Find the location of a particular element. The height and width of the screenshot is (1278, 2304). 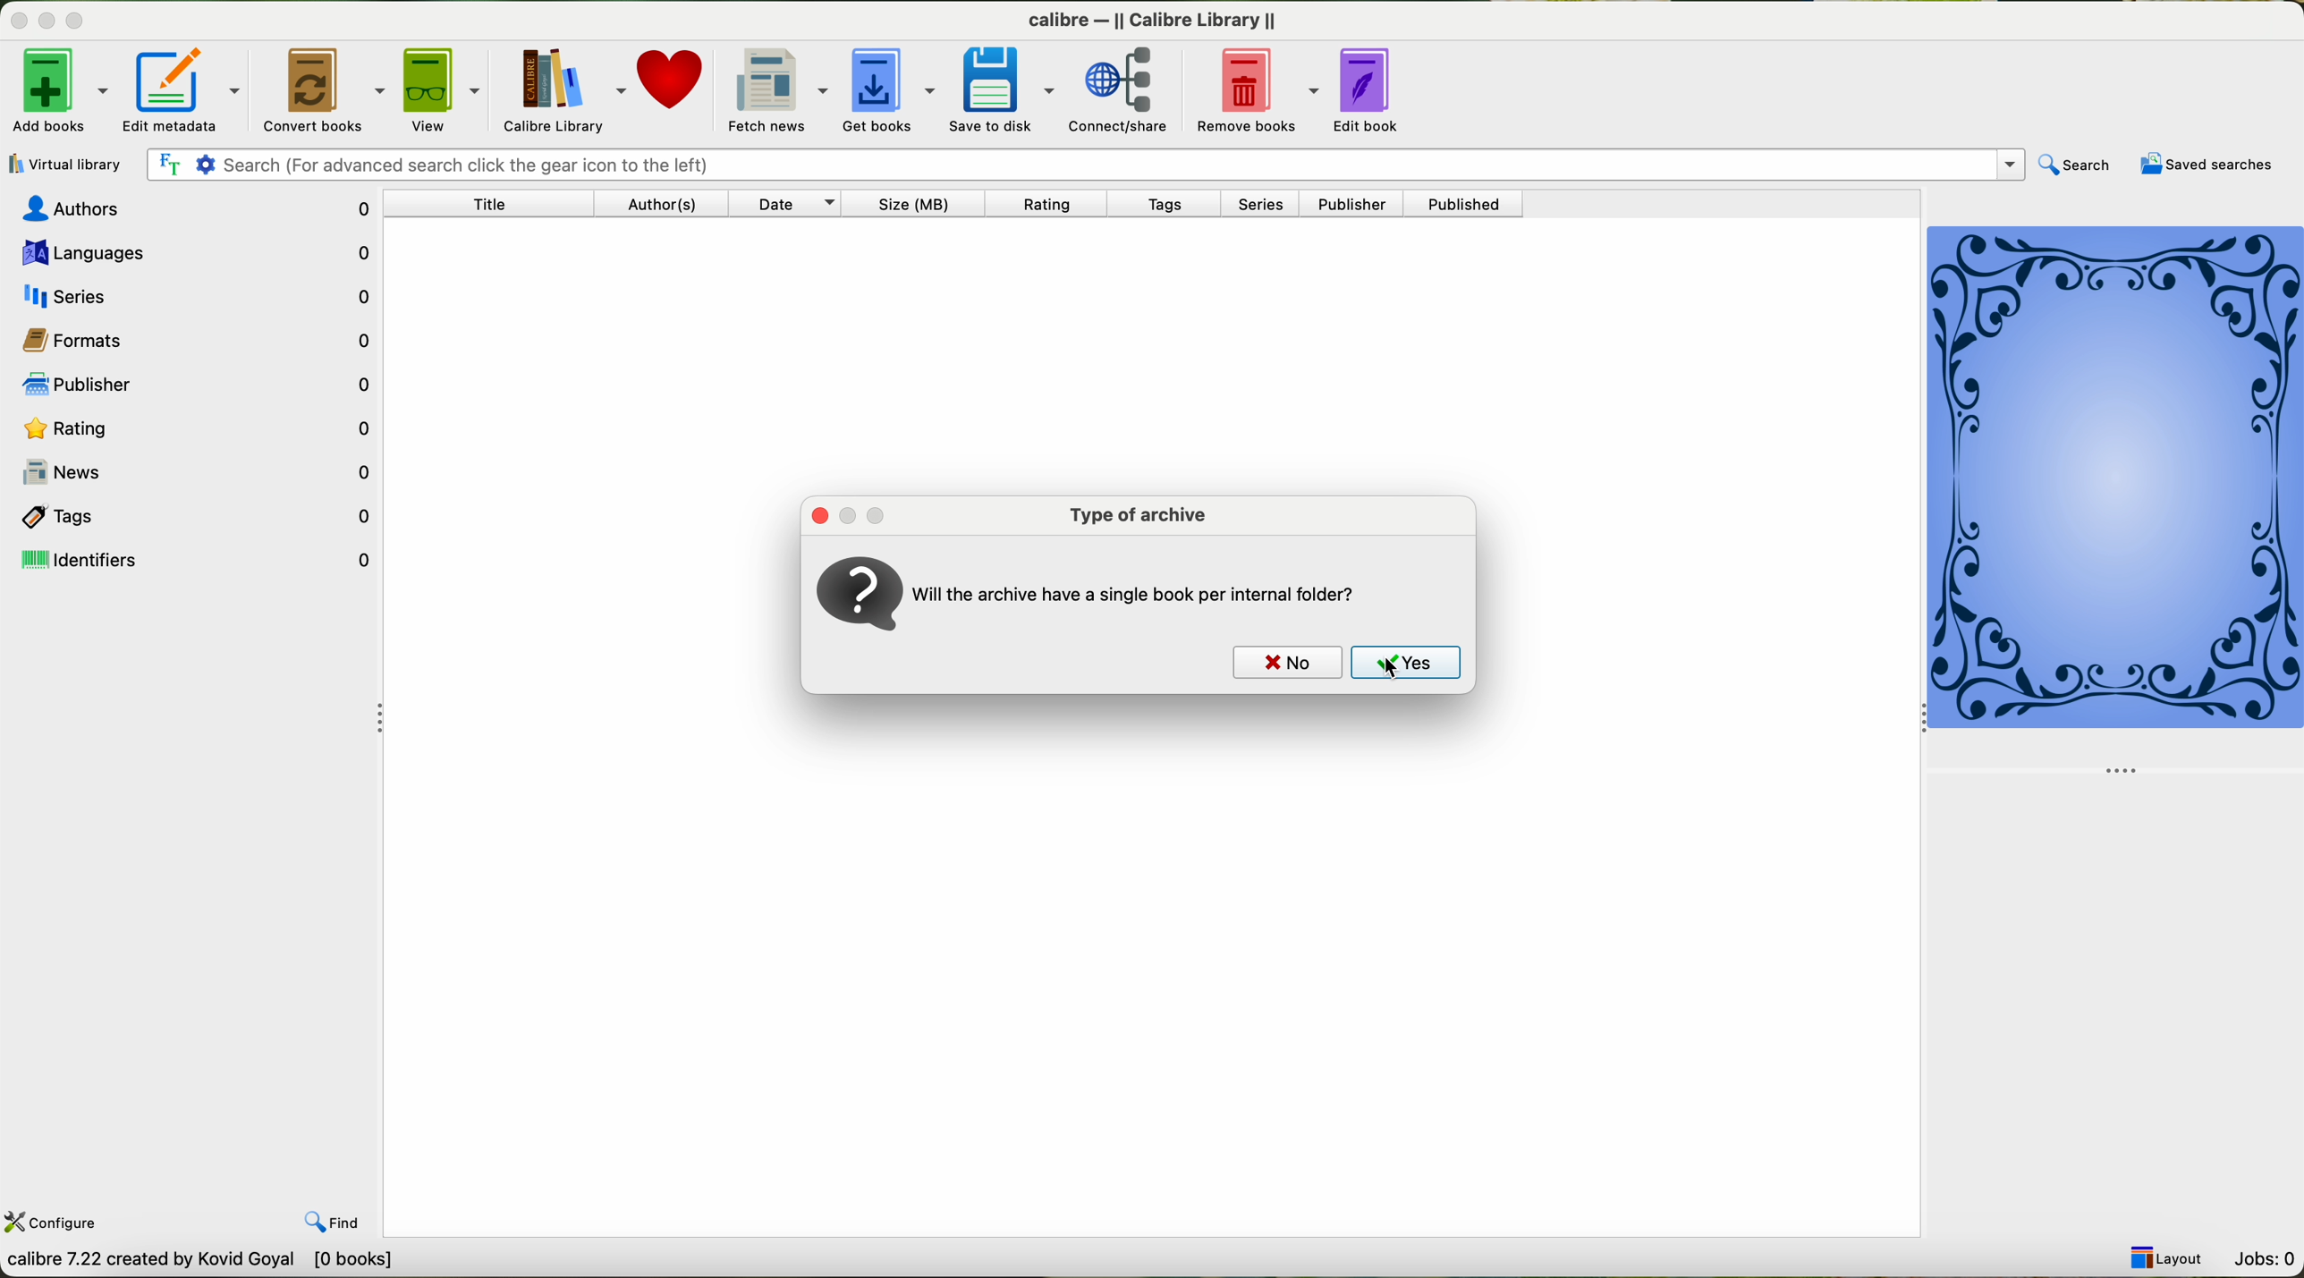

find is located at coordinates (340, 1223).